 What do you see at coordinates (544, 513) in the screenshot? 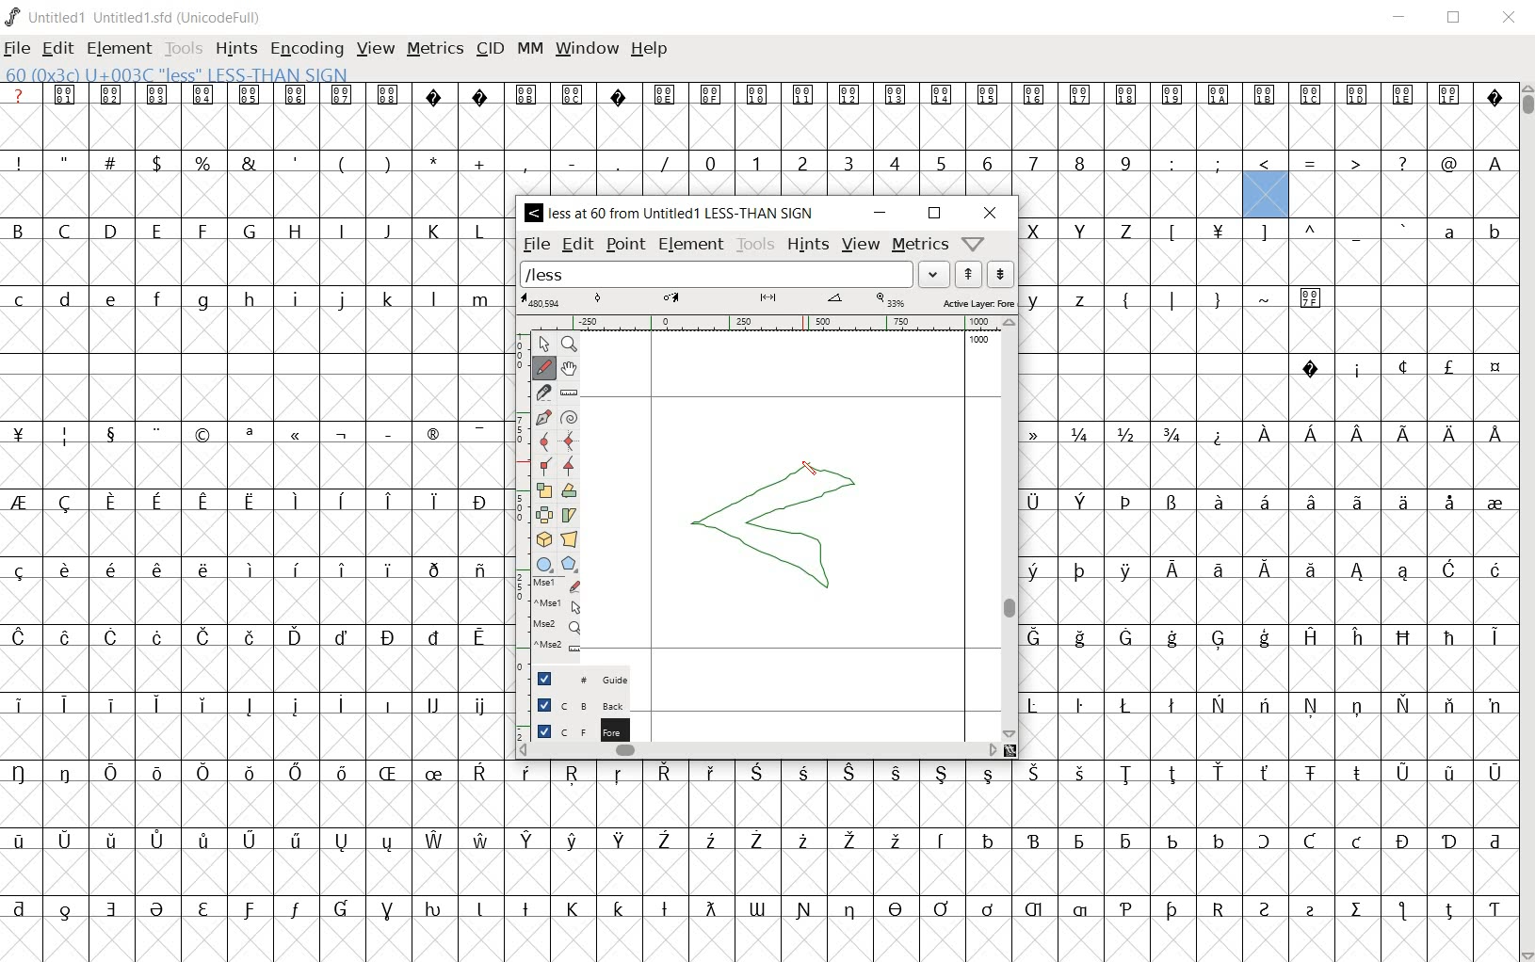
I see `flip the selection` at bounding box center [544, 513].